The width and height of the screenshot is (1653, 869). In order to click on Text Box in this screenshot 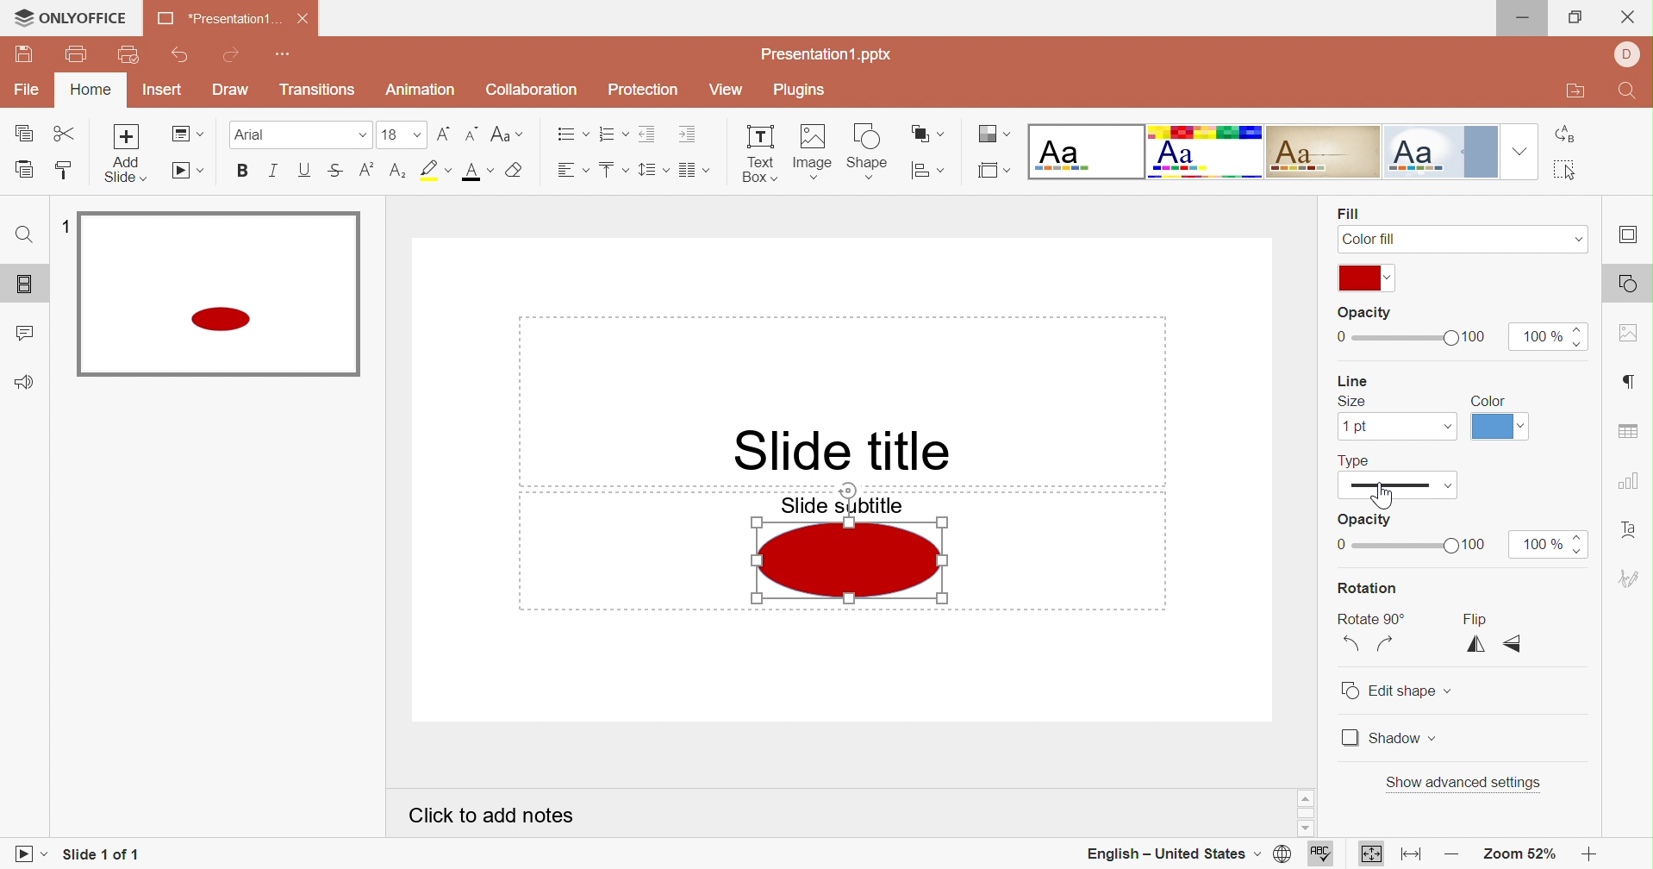, I will do `click(759, 155)`.